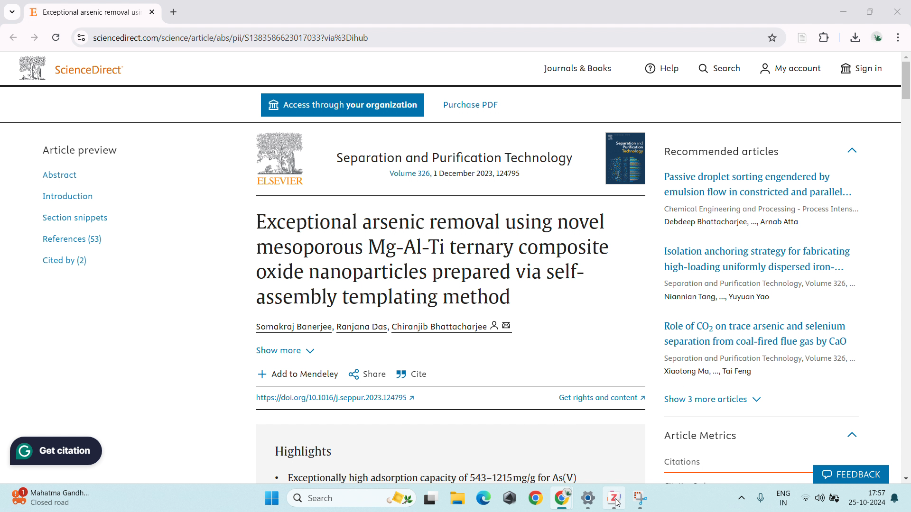  What do you see at coordinates (627, 156) in the screenshot?
I see `Book Cover page` at bounding box center [627, 156].